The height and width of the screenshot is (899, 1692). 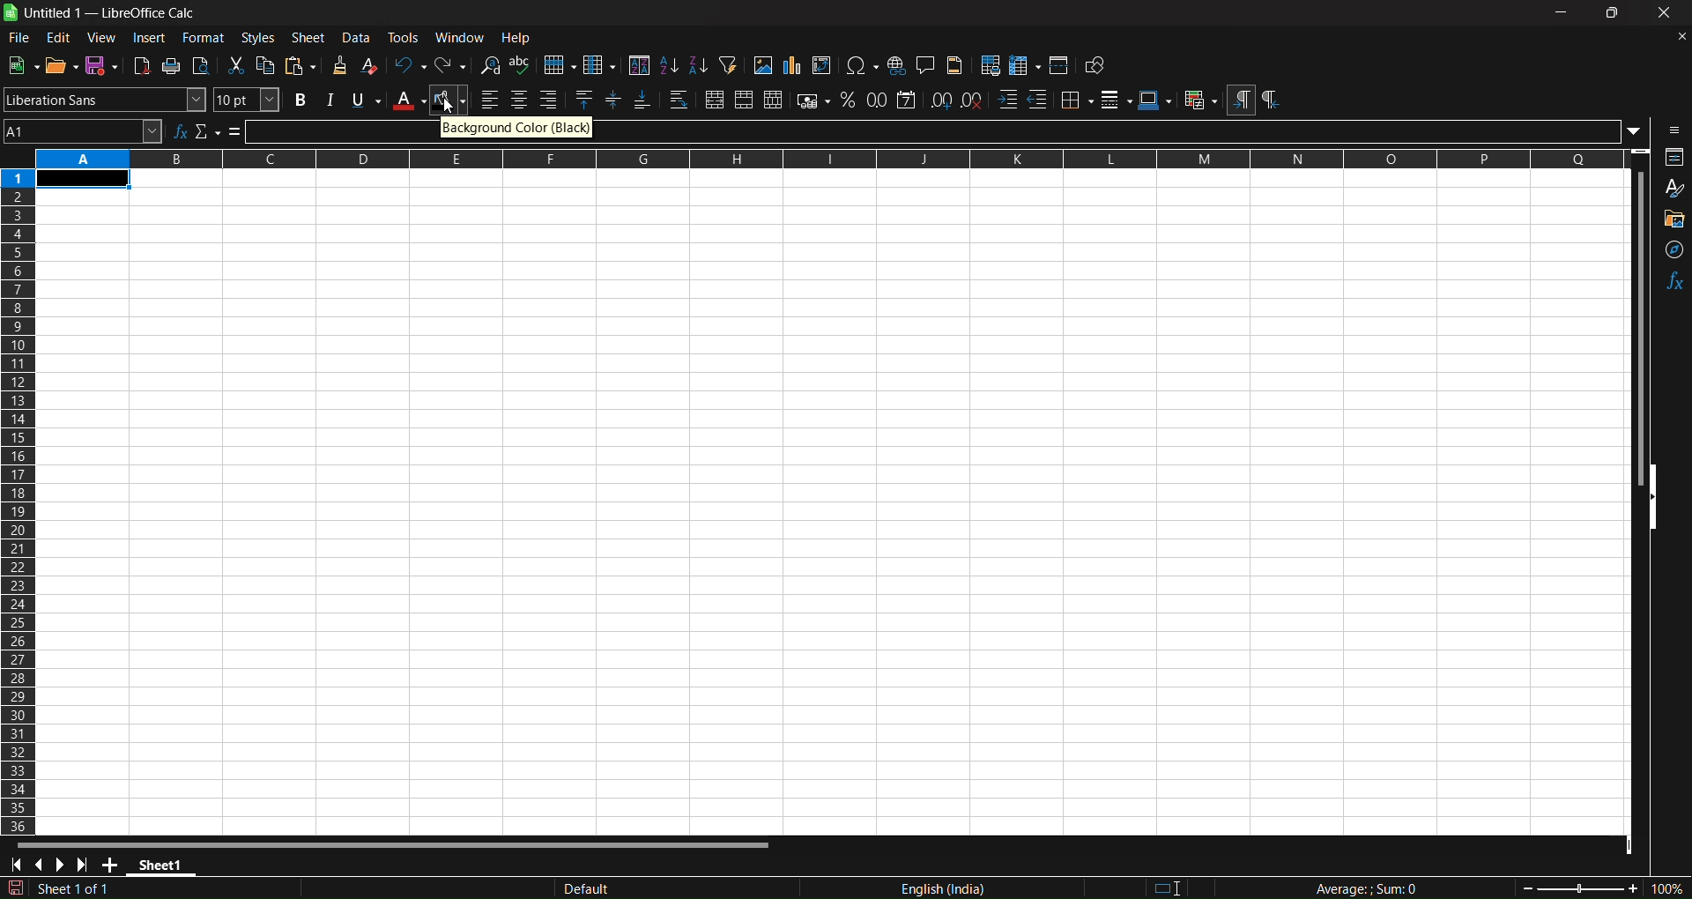 I want to click on logo, so click(x=11, y=12).